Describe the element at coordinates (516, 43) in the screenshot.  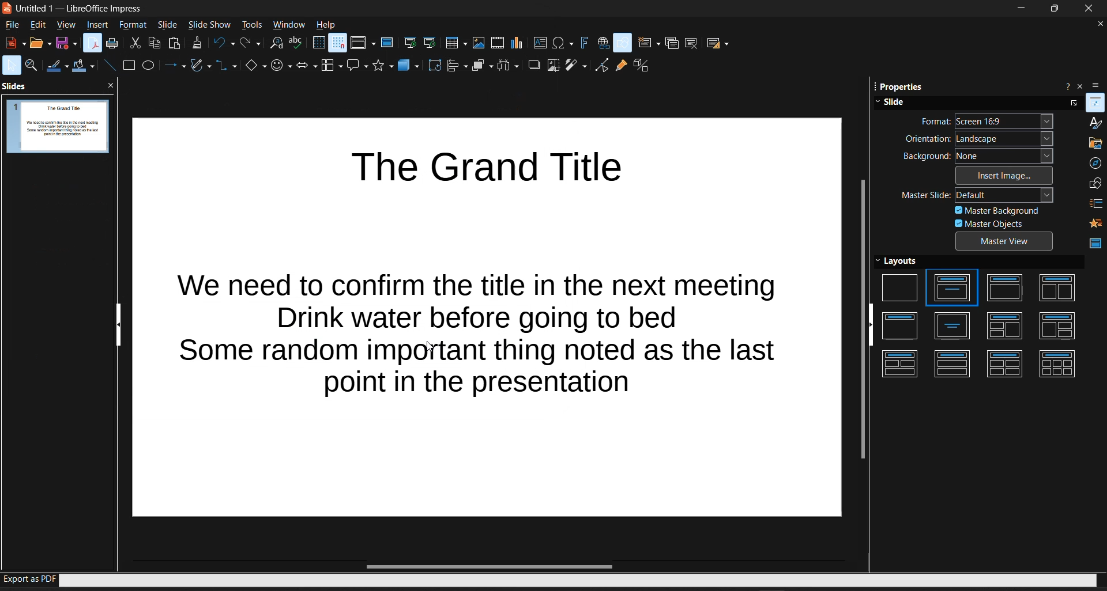
I see `insert chart` at that location.